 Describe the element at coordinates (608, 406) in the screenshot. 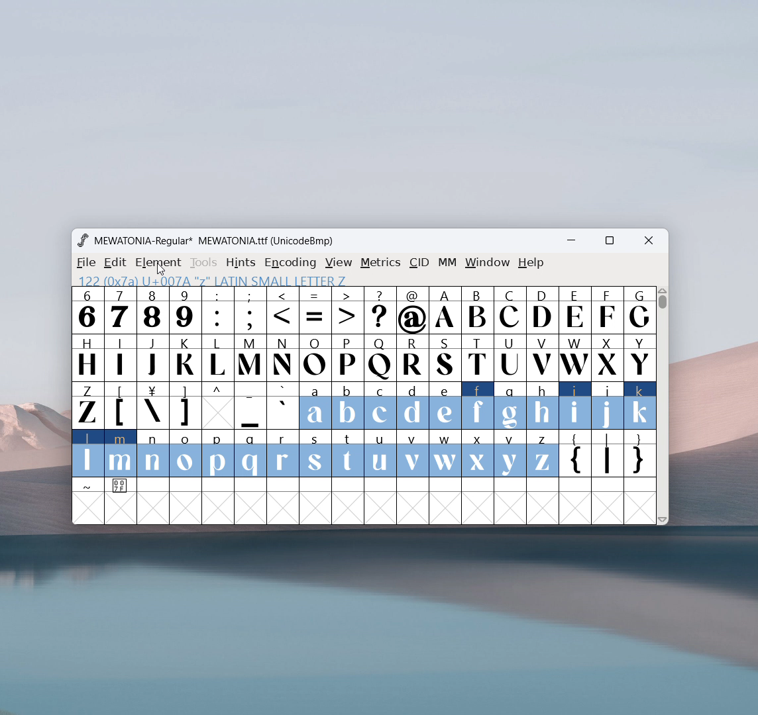

I see `j` at that location.